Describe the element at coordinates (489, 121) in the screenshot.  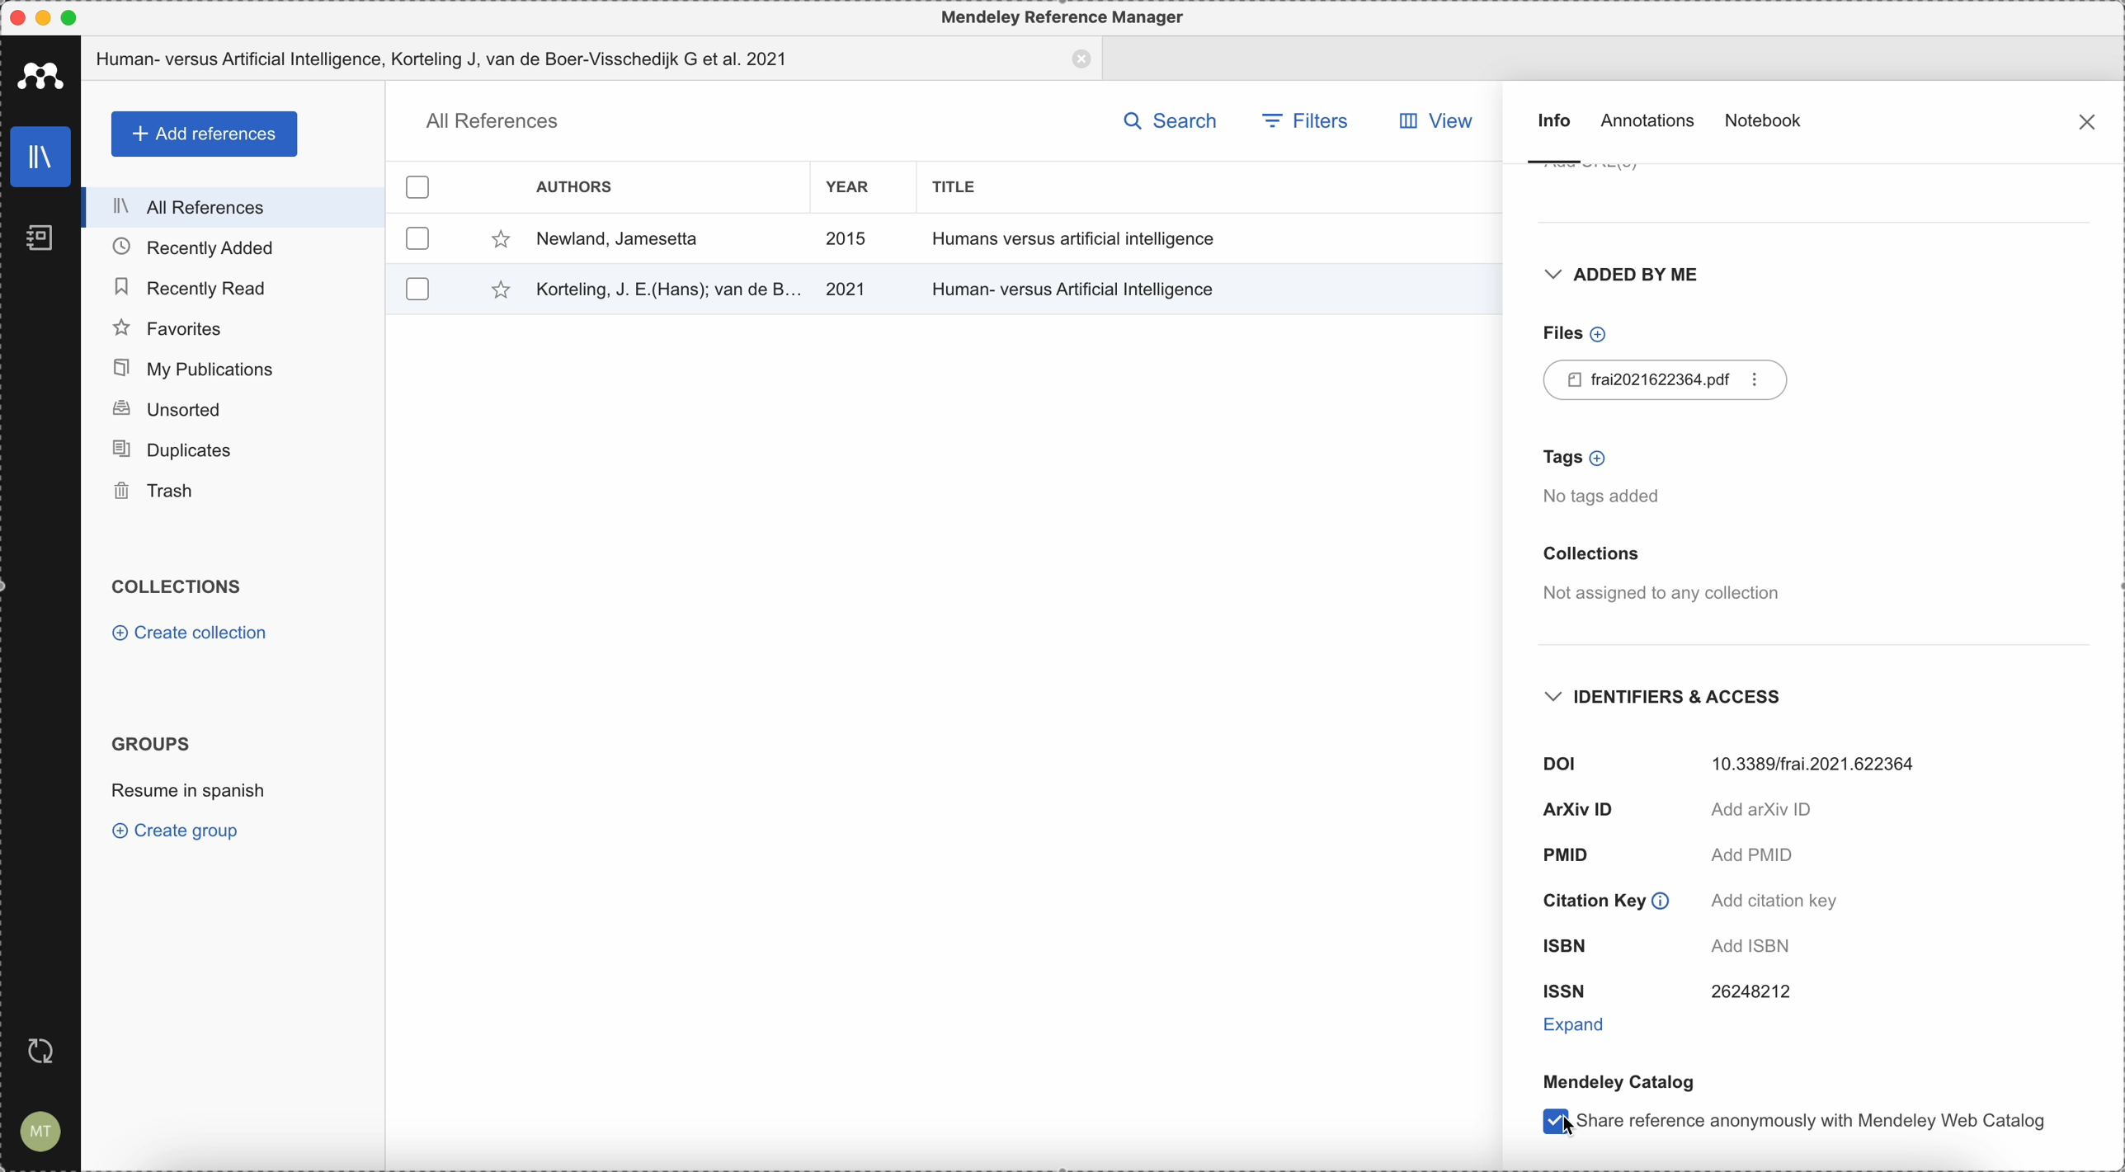
I see `all references` at that location.